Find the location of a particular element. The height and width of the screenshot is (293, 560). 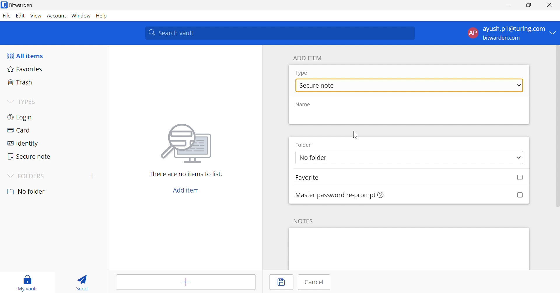

Identity is located at coordinates (52, 142).